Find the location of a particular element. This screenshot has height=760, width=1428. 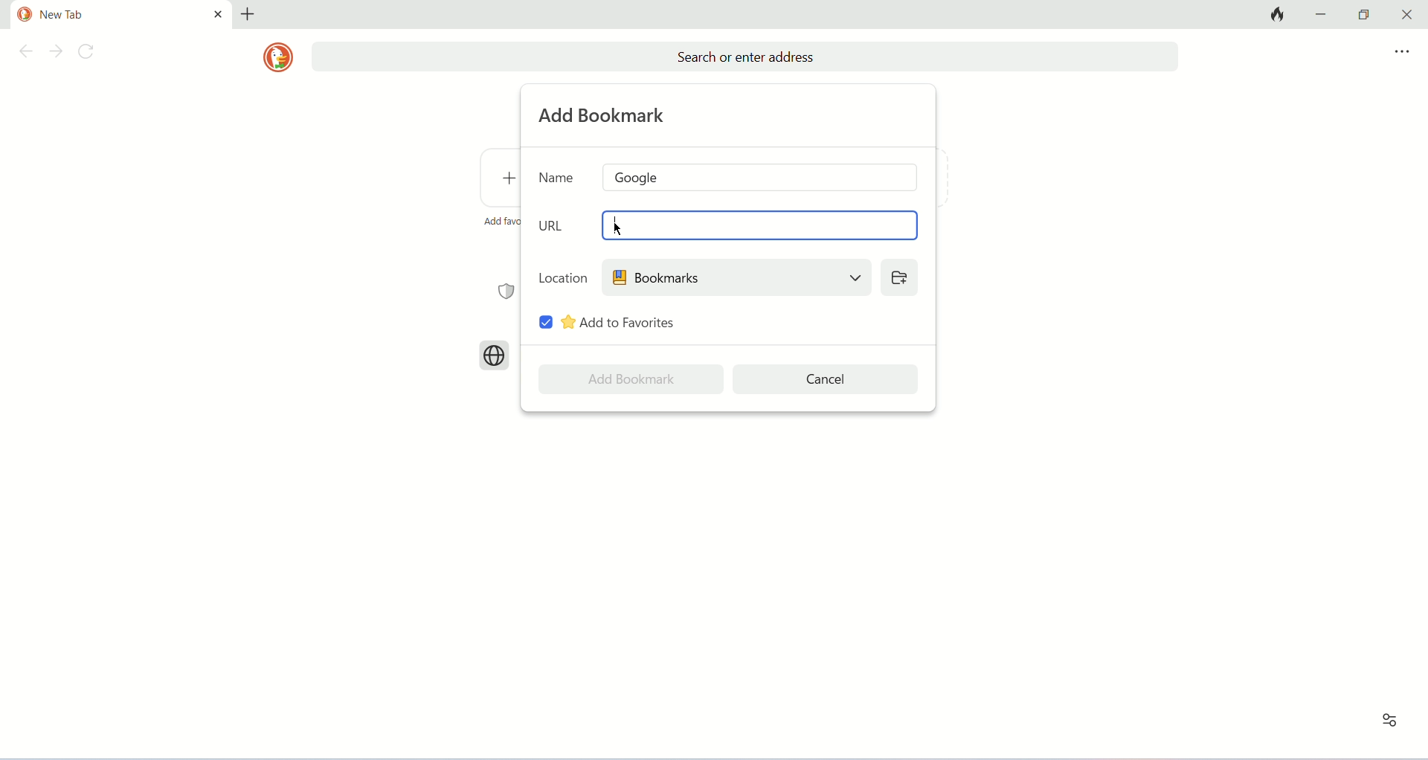

URL is located at coordinates (554, 225).